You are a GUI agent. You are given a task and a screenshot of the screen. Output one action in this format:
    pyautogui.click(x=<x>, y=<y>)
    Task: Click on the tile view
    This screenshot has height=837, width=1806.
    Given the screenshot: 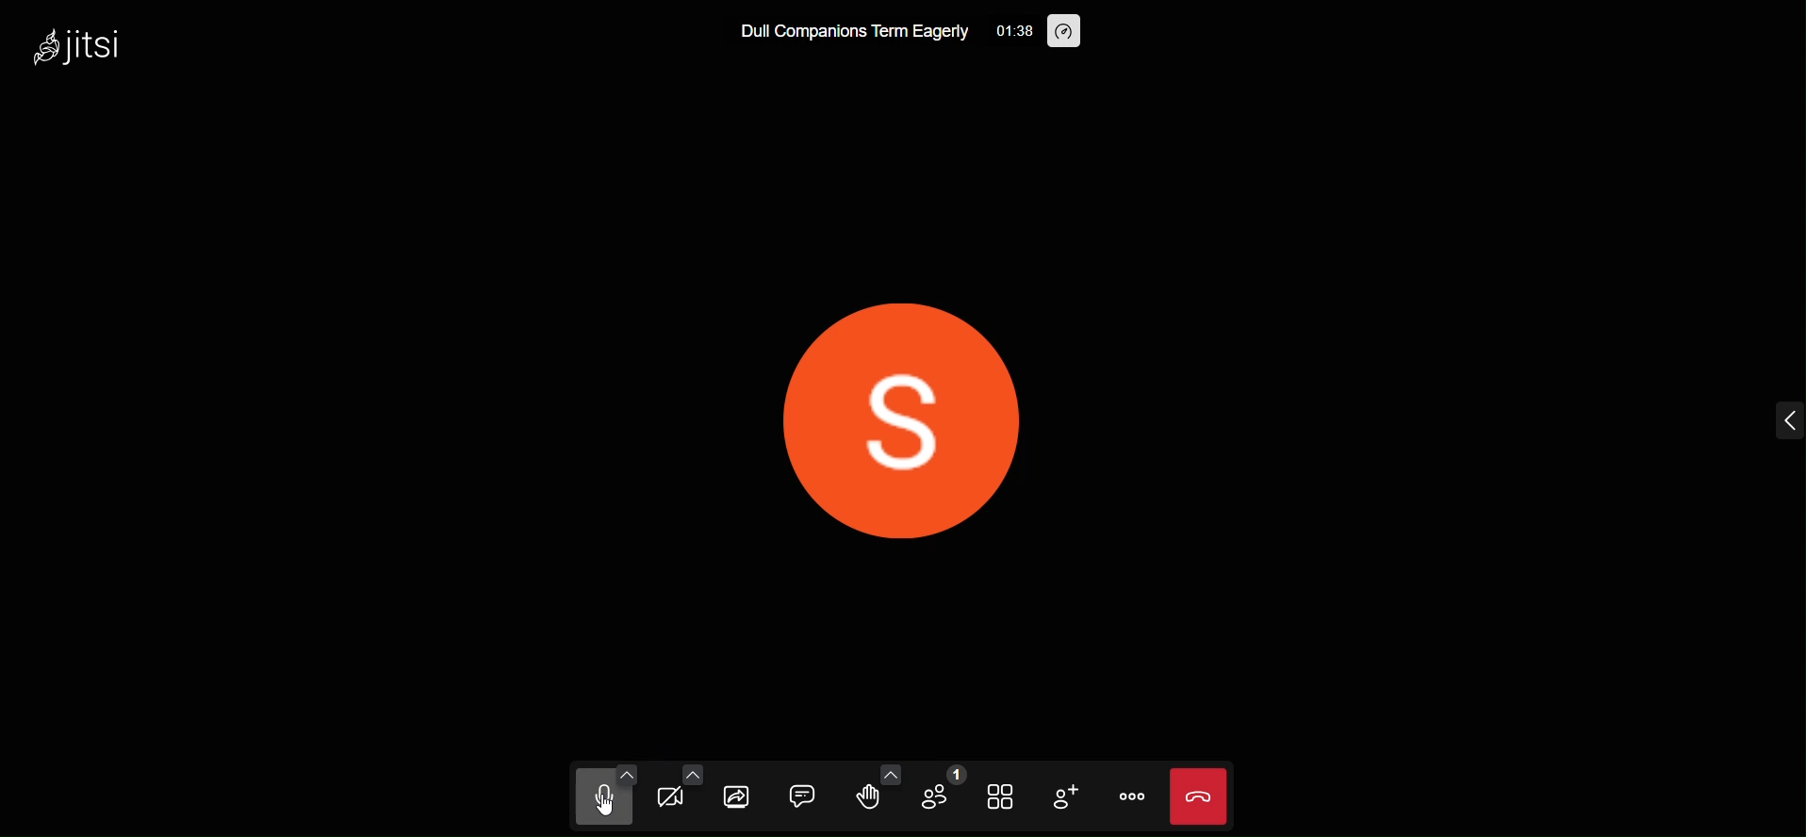 What is the action you would take?
    pyautogui.click(x=995, y=796)
    